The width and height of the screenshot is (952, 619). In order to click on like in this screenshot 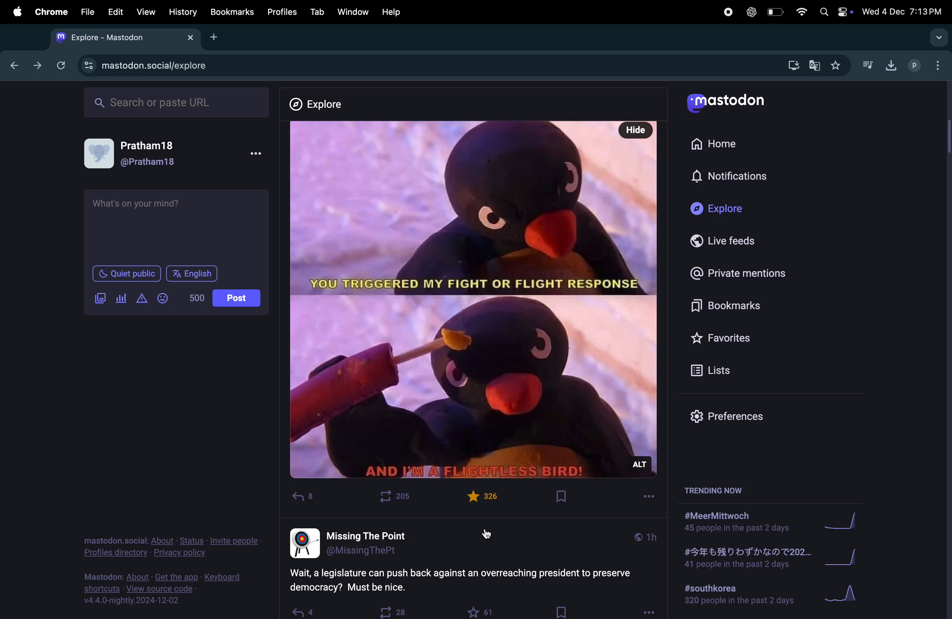, I will do `click(478, 610)`.